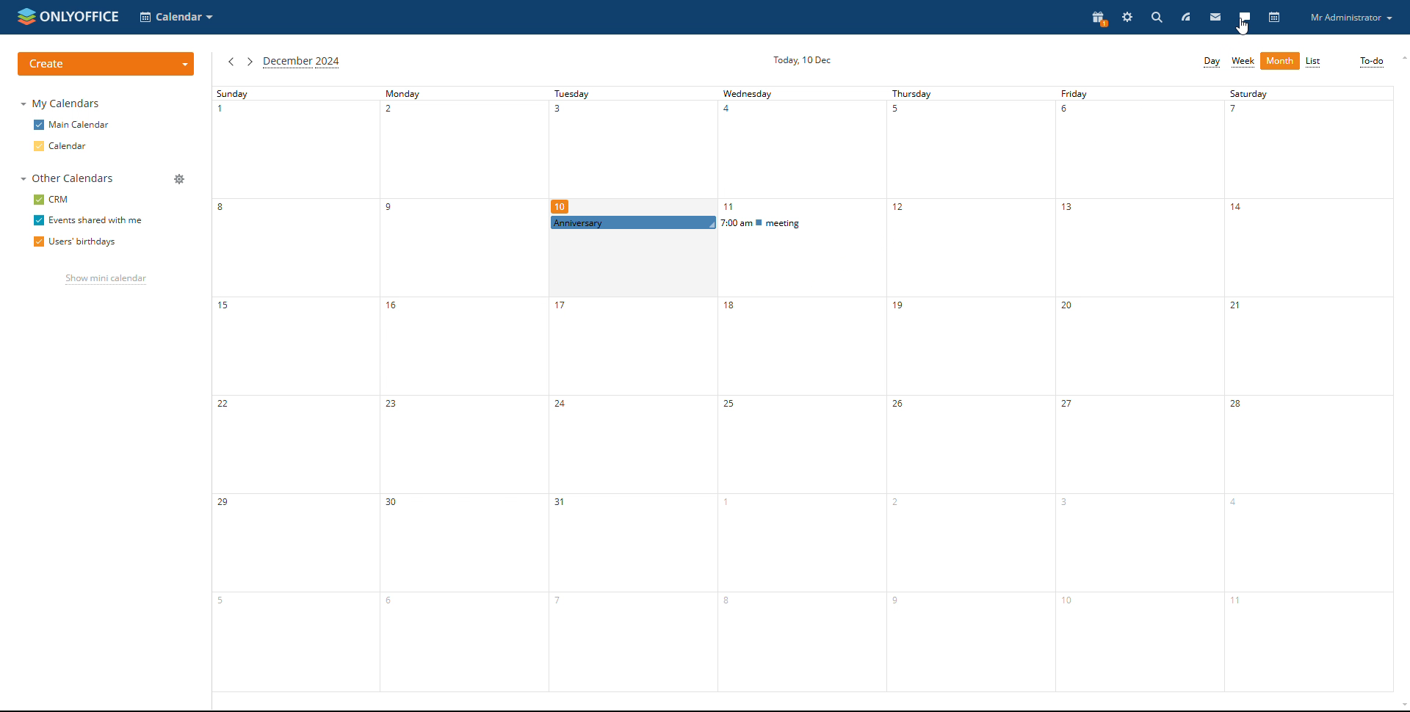 The width and height of the screenshot is (1410, 712). What do you see at coordinates (802, 142) in the screenshot?
I see `wednesday` at bounding box center [802, 142].